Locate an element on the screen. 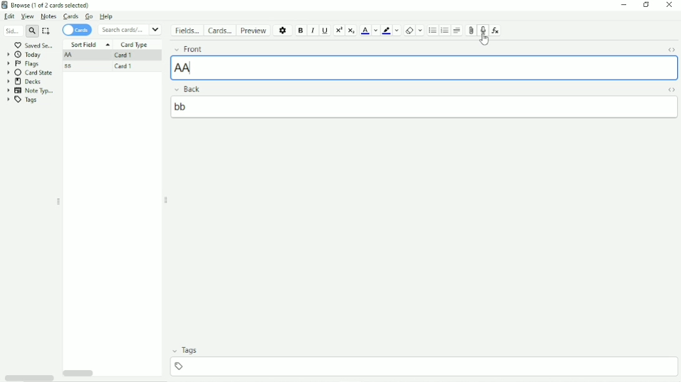 The height and width of the screenshot is (382, 681). 'AA[sound:rec1731657651.mp3] is located at coordinates (424, 68).